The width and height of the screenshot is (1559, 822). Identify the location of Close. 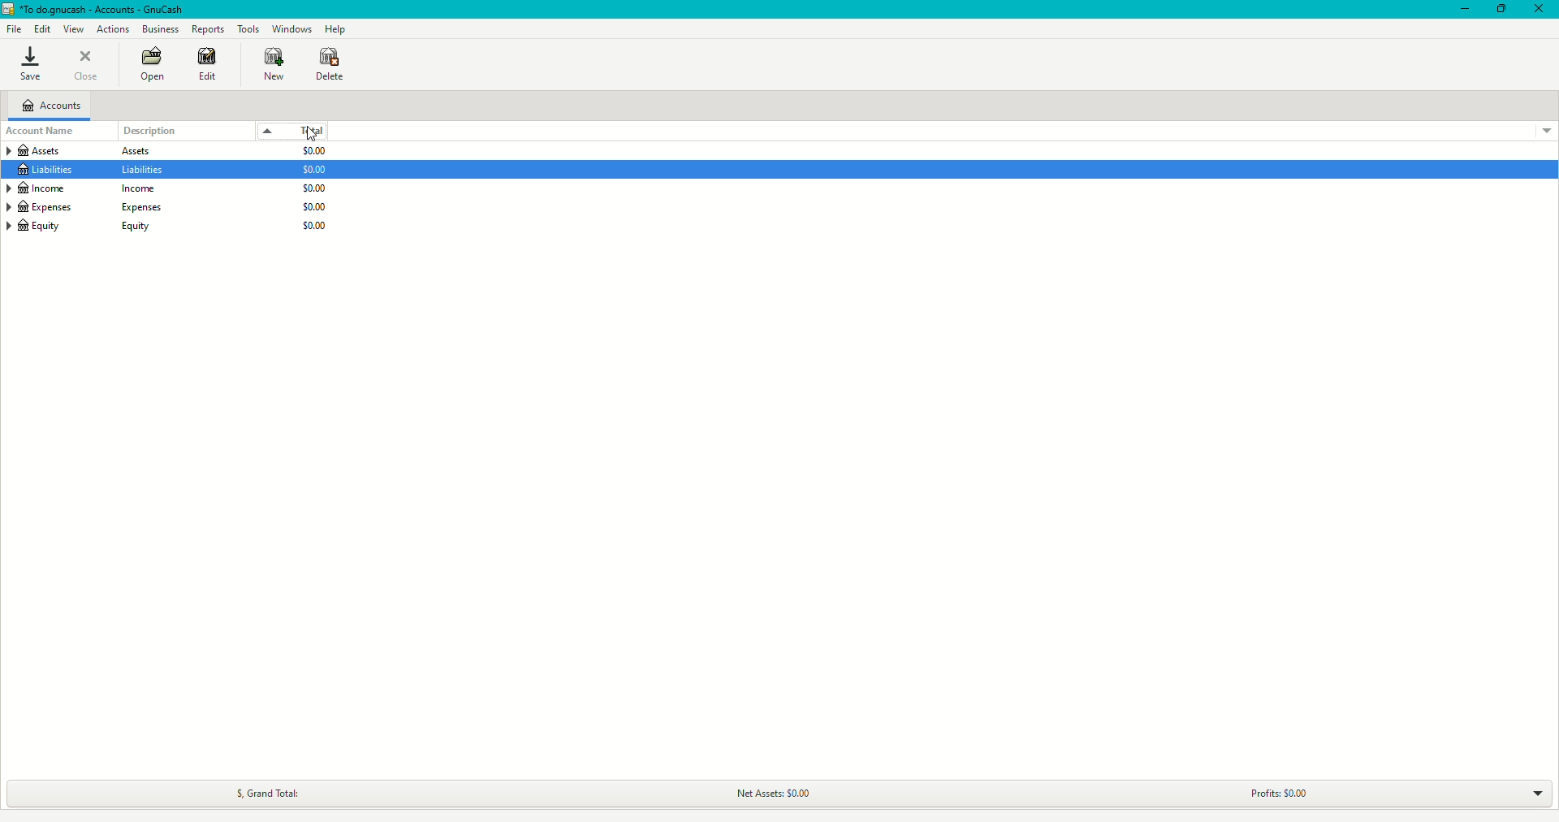
(1541, 9).